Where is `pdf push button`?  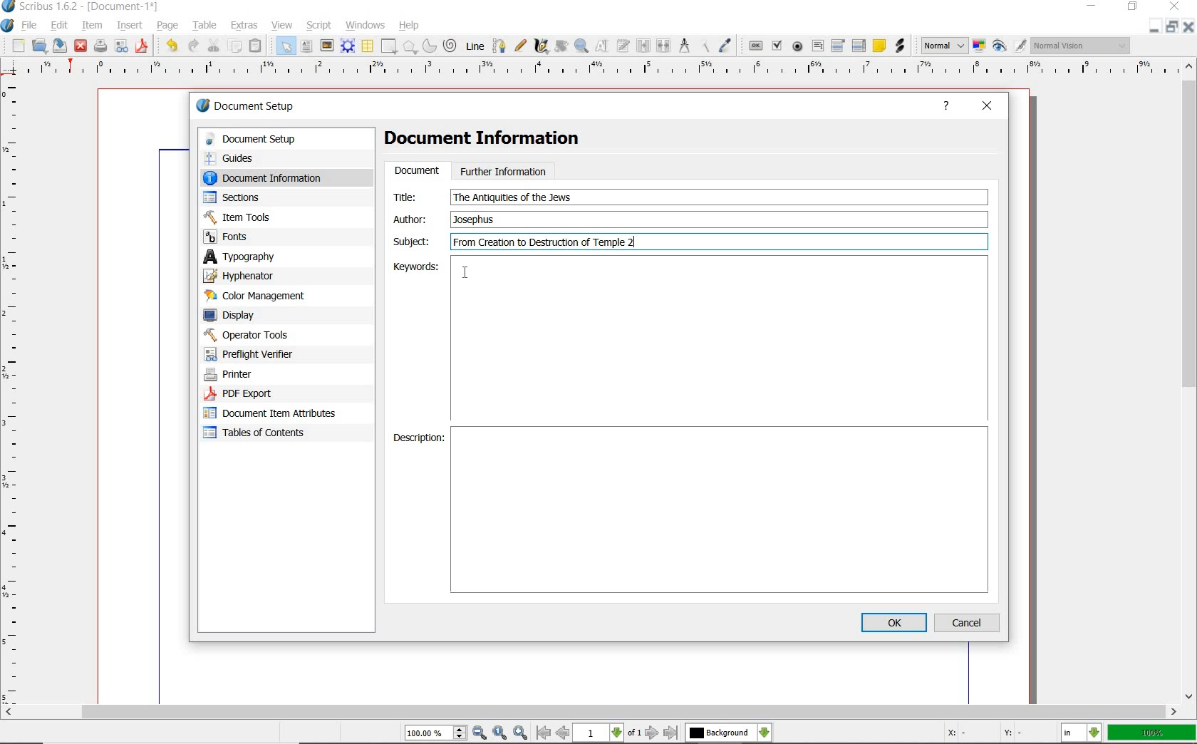 pdf push button is located at coordinates (755, 46).